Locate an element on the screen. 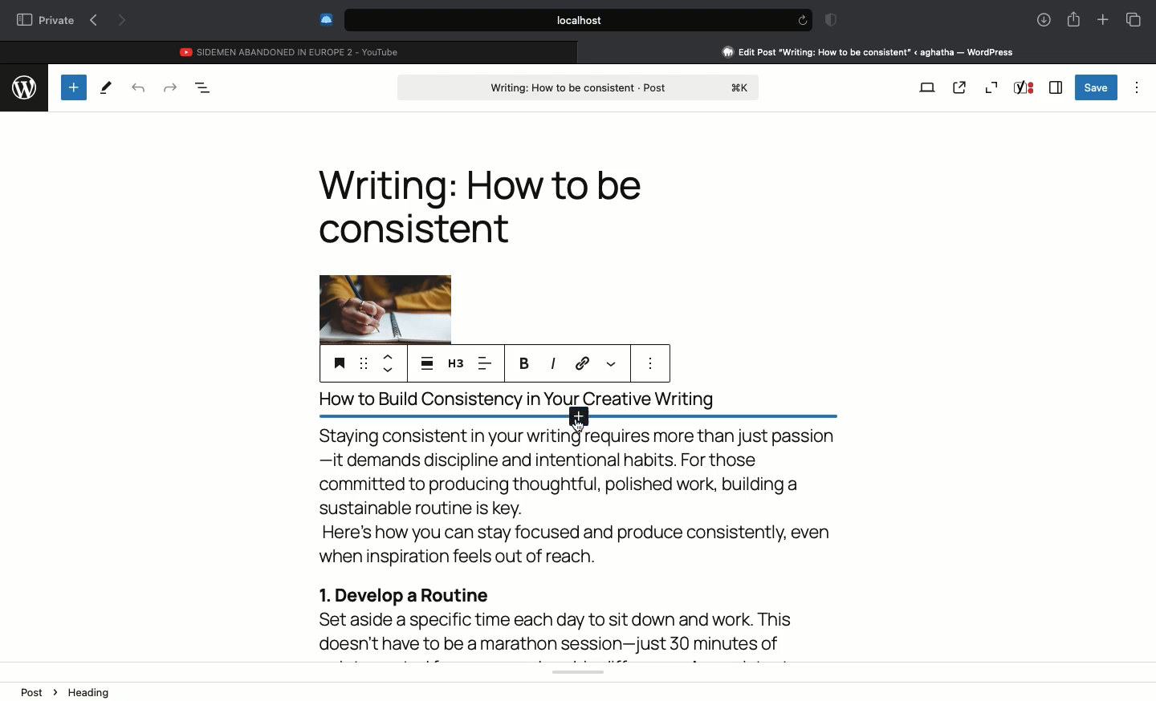 This screenshot has width=1156, height=701. Search bar is located at coordinates (563, 20).